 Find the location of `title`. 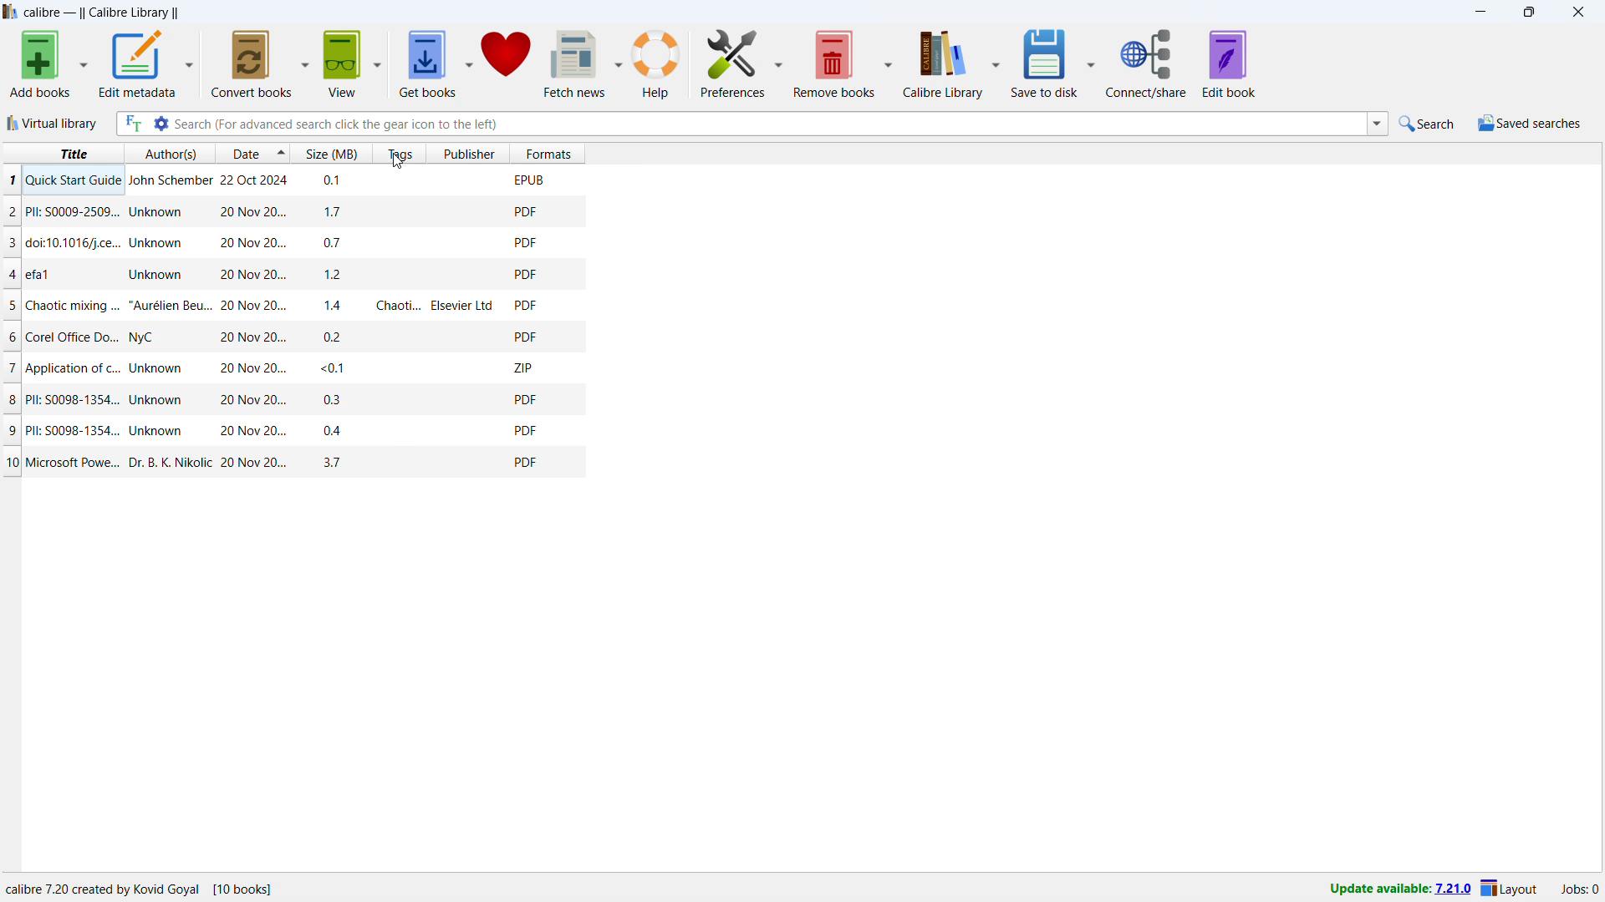

title is located at coordinates (62, 151).